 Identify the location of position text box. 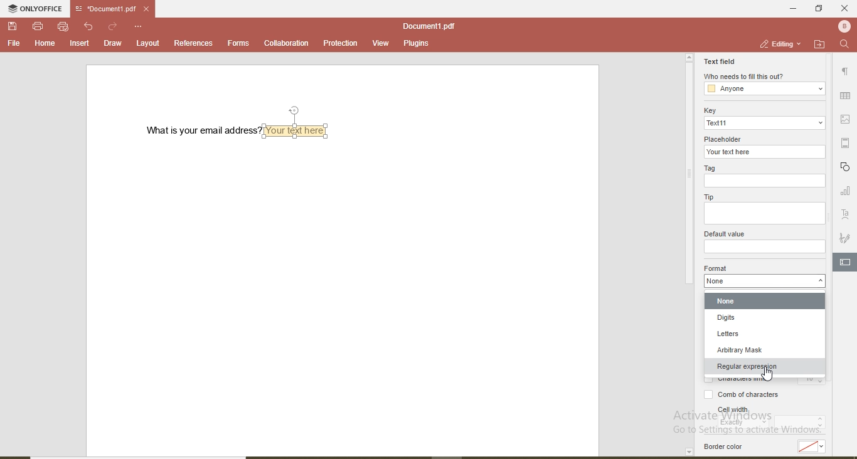
(297, 110).